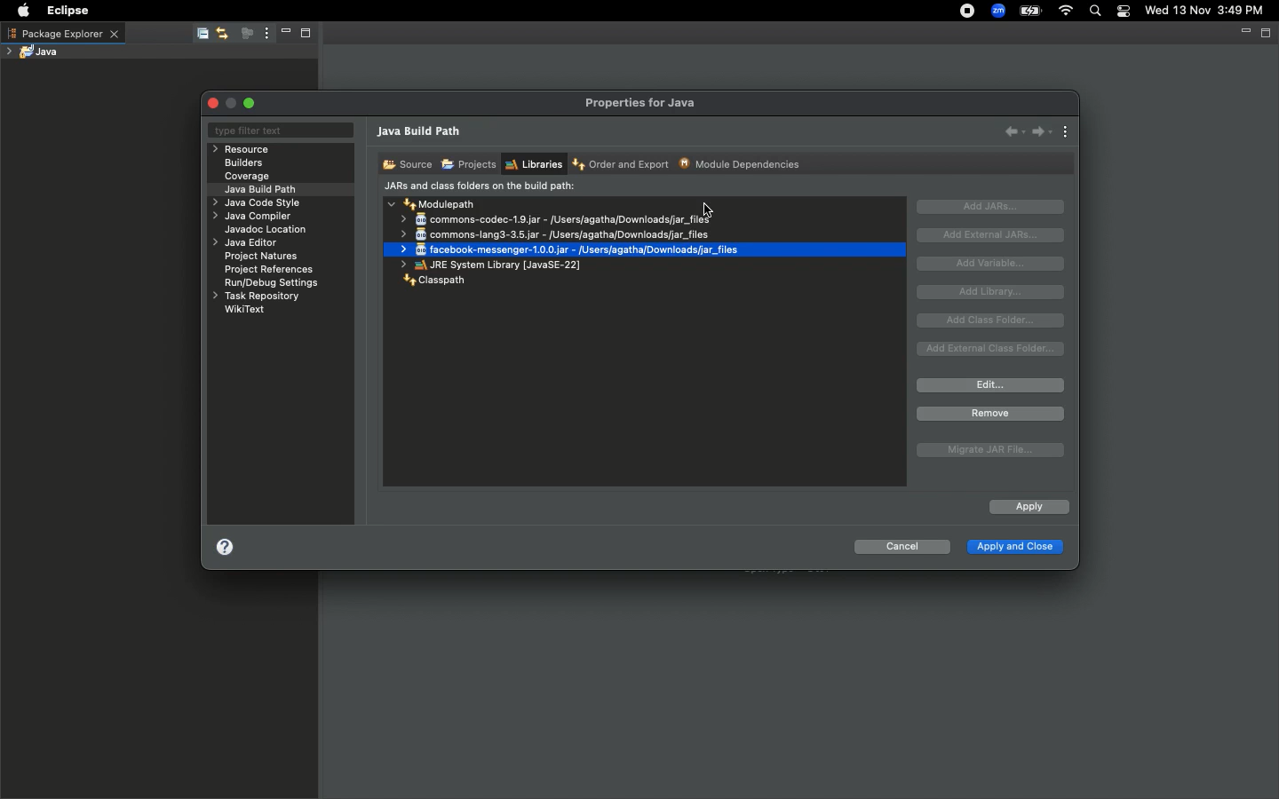  Describe the element at coordinates (245, 309) in the screenshot. I see `WikiText` at that location.